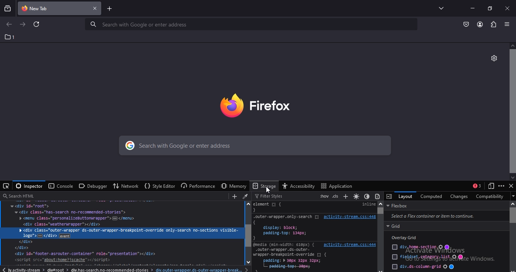  Describe the element at coordinates (110, 9) in the screenshot. I see `new tab` at that location.